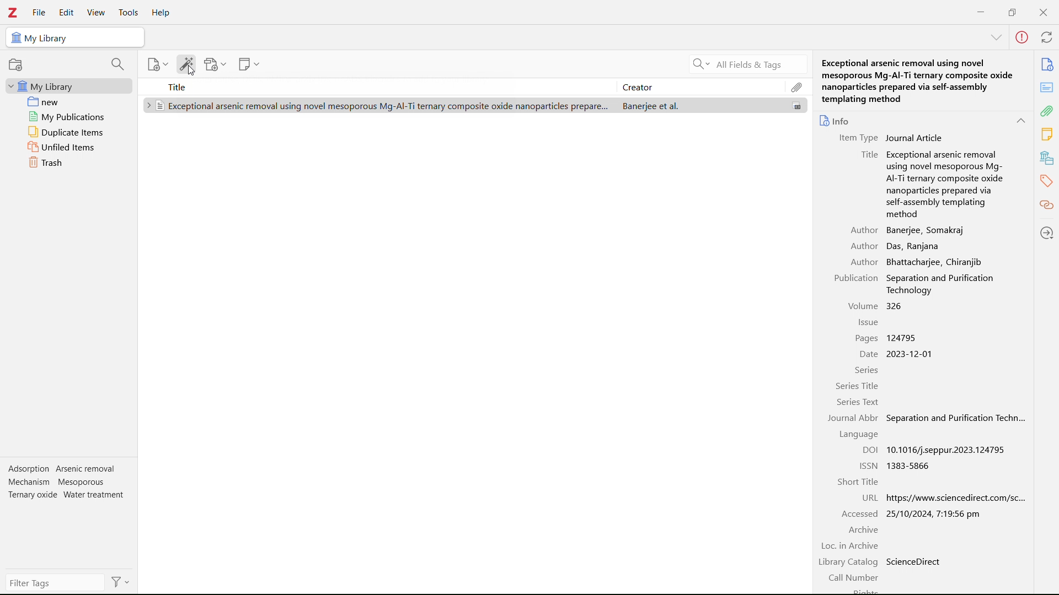 The height and width of the screenshot is (595, 1059). Describe the element at coordinates (119, 64) in the screenshot. I see `filter collections` at that location.